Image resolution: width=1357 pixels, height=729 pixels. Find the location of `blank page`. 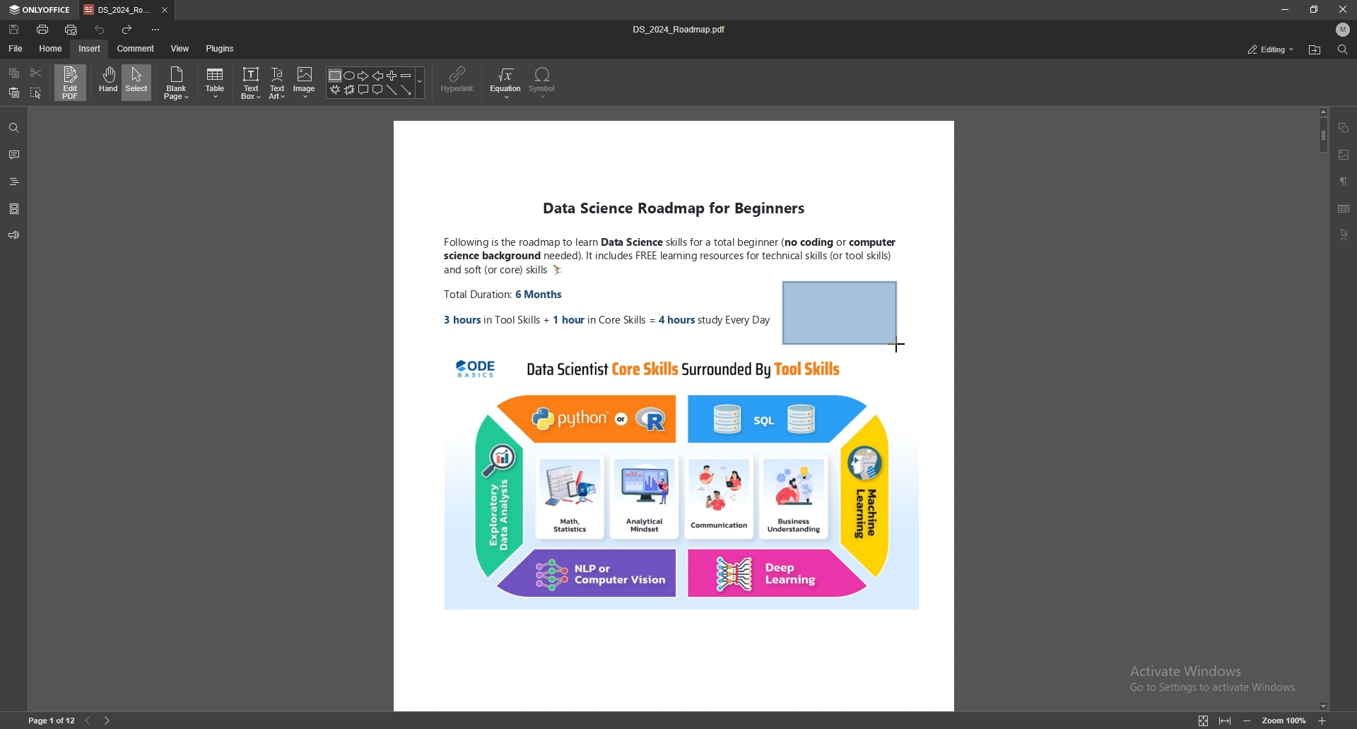

blank page is located at coordinates (178, 83).